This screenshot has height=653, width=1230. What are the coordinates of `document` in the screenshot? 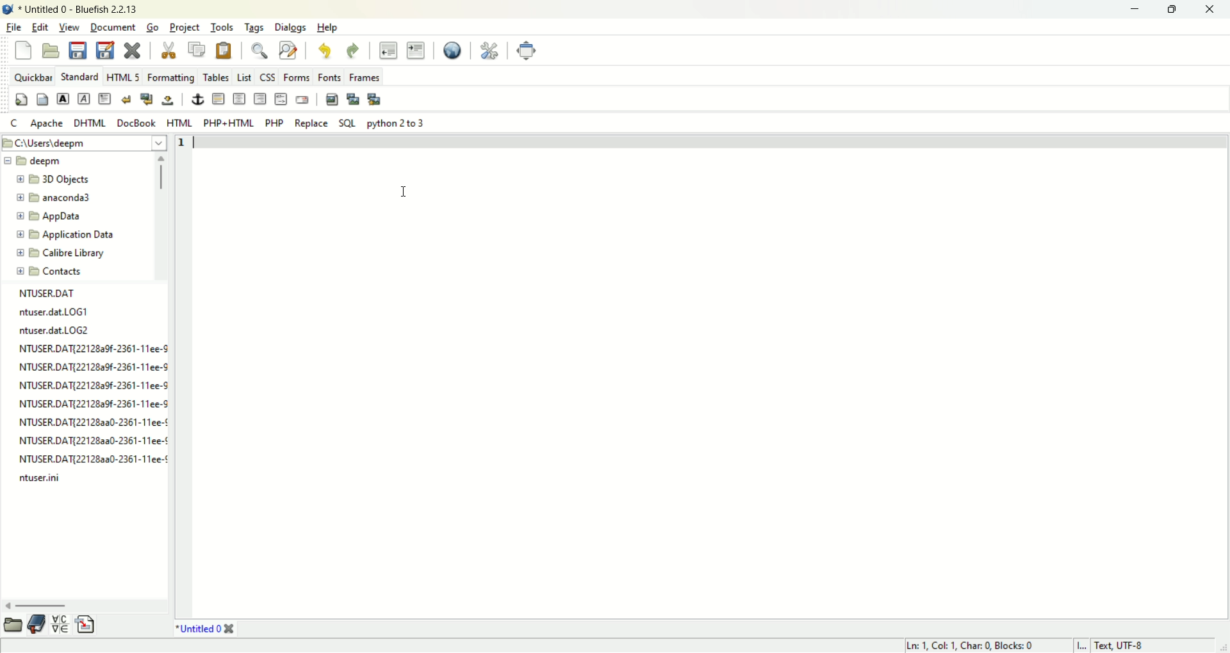 It's located at (113, 27).